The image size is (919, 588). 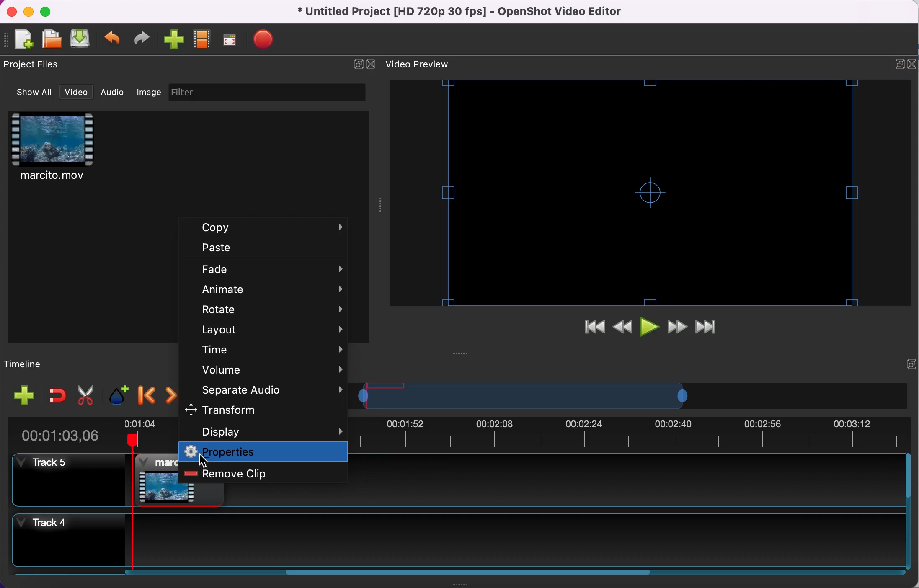 I want to click on remove clip, so click(x=241, y=472).